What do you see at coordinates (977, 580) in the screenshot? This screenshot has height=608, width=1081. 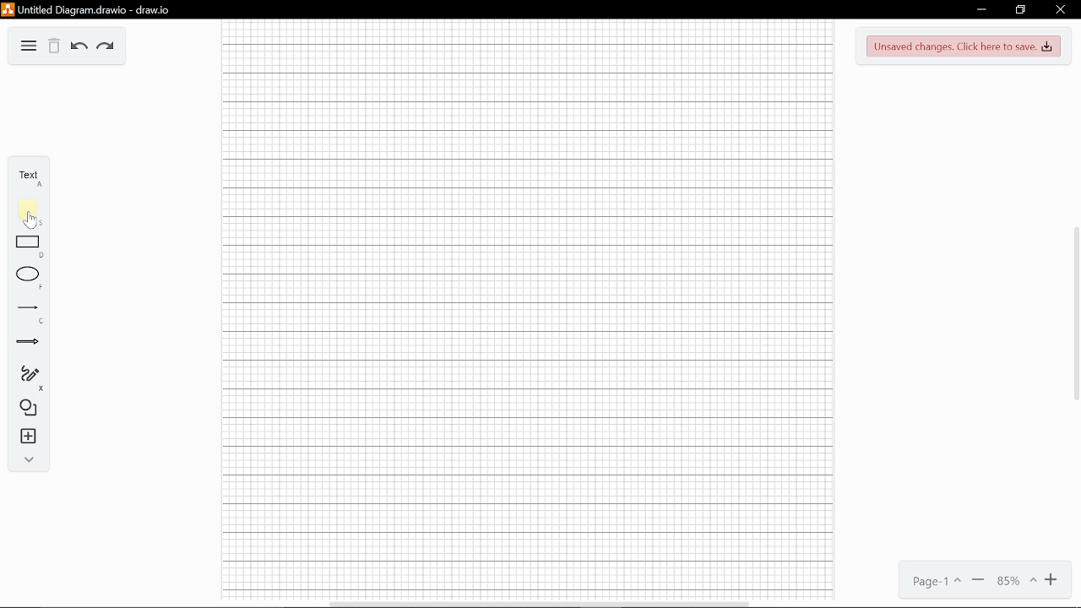 I see `Zoom out` at bounding box center [977, 580].